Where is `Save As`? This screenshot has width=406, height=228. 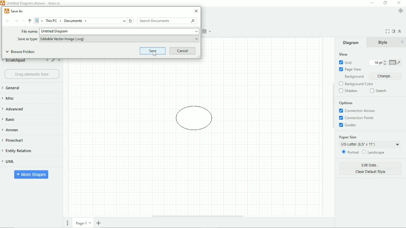 Save As is located at coordinates (13, 11).